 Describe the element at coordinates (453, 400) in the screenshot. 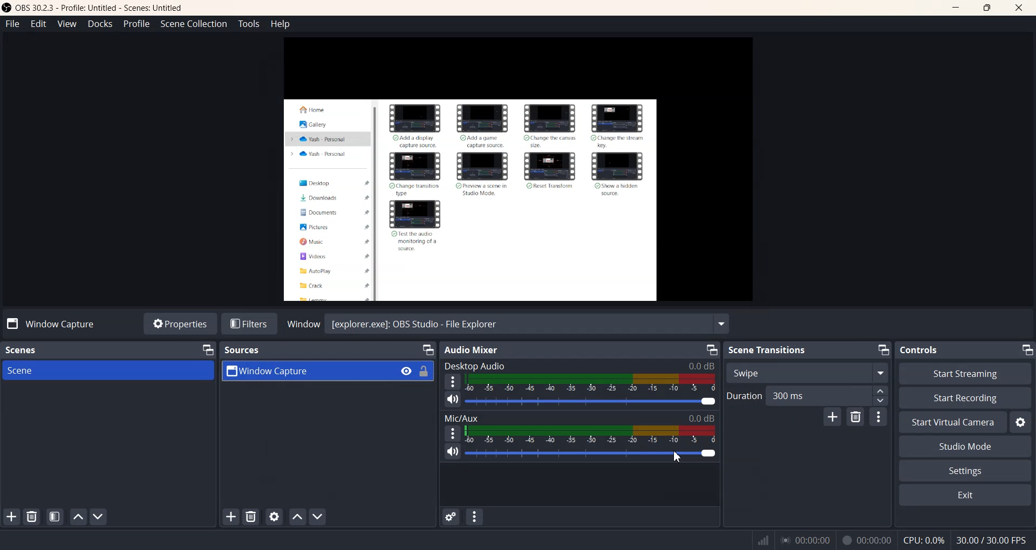

I see `Mute/ Unmute` at that location.